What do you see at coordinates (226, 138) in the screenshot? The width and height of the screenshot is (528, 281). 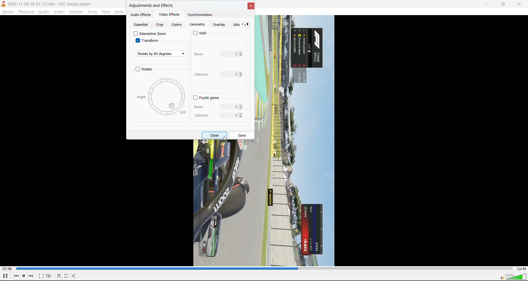 I see `cursor` at bounding box center [226, 138].